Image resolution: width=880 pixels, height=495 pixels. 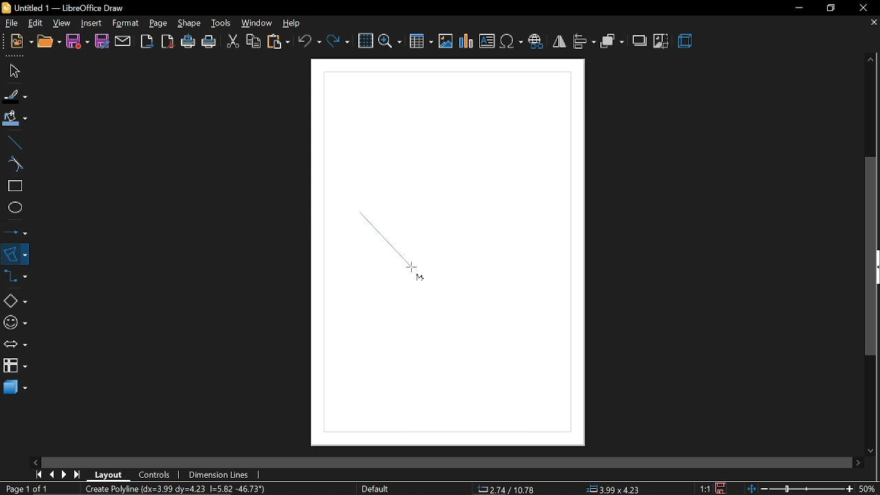 I want to click on redo, so click(x=338, y=40).